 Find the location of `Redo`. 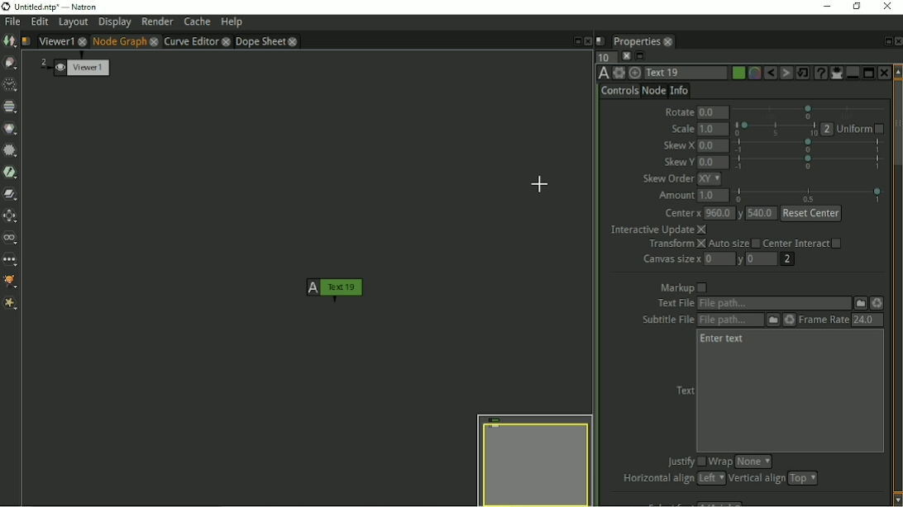

Redo is located at coordinates (786, 73).